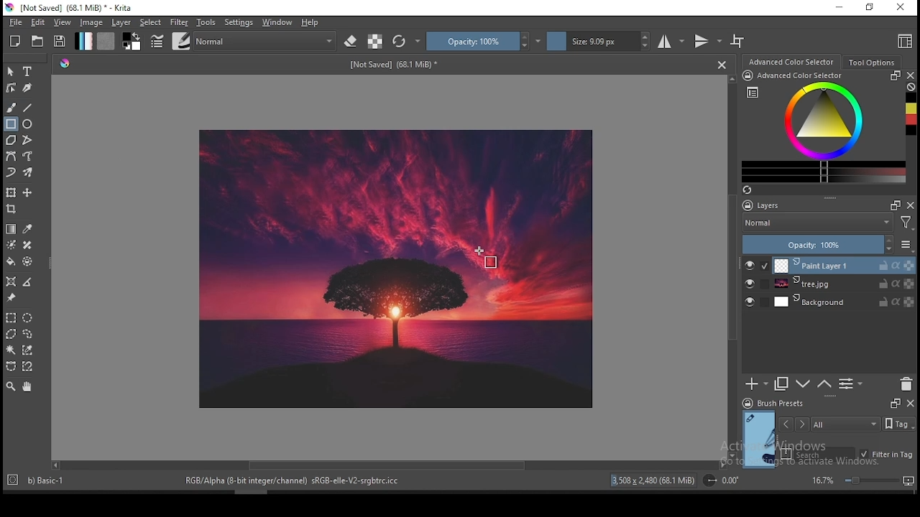 This screenshot has height=517, width=920. I want to click on opacity, so click(484, 41).